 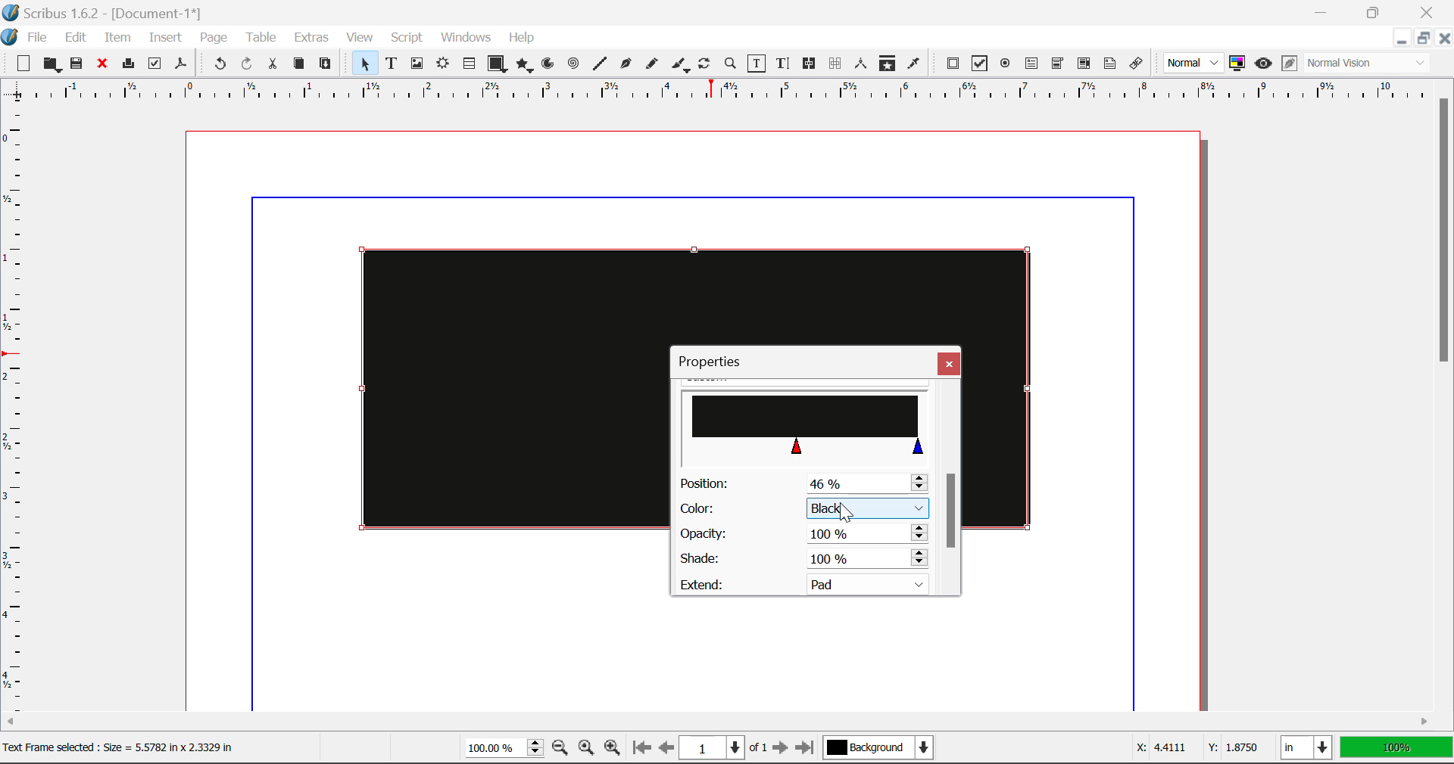 I want to click on New, so click(x=20, y=64).